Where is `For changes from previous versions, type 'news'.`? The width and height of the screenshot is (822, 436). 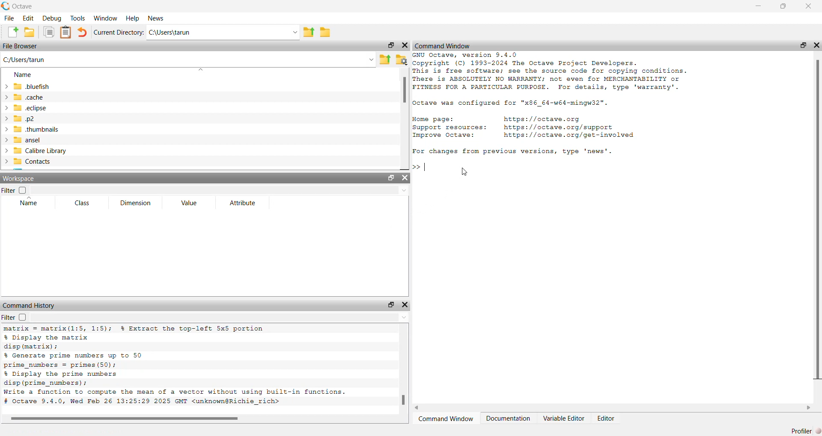
For changes from previous versions, type 'news'. is located at coordinates (513, 151).